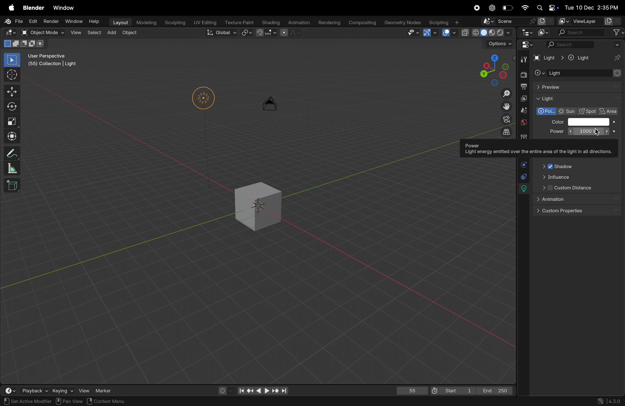 The width and height of the screenshot is (625, 406). What do you see at coordinates (540, 149) in the screenshot?
I see `Power
Light energy emitted over the entire area of the light in all directions.` at bounding box center [540, 149].